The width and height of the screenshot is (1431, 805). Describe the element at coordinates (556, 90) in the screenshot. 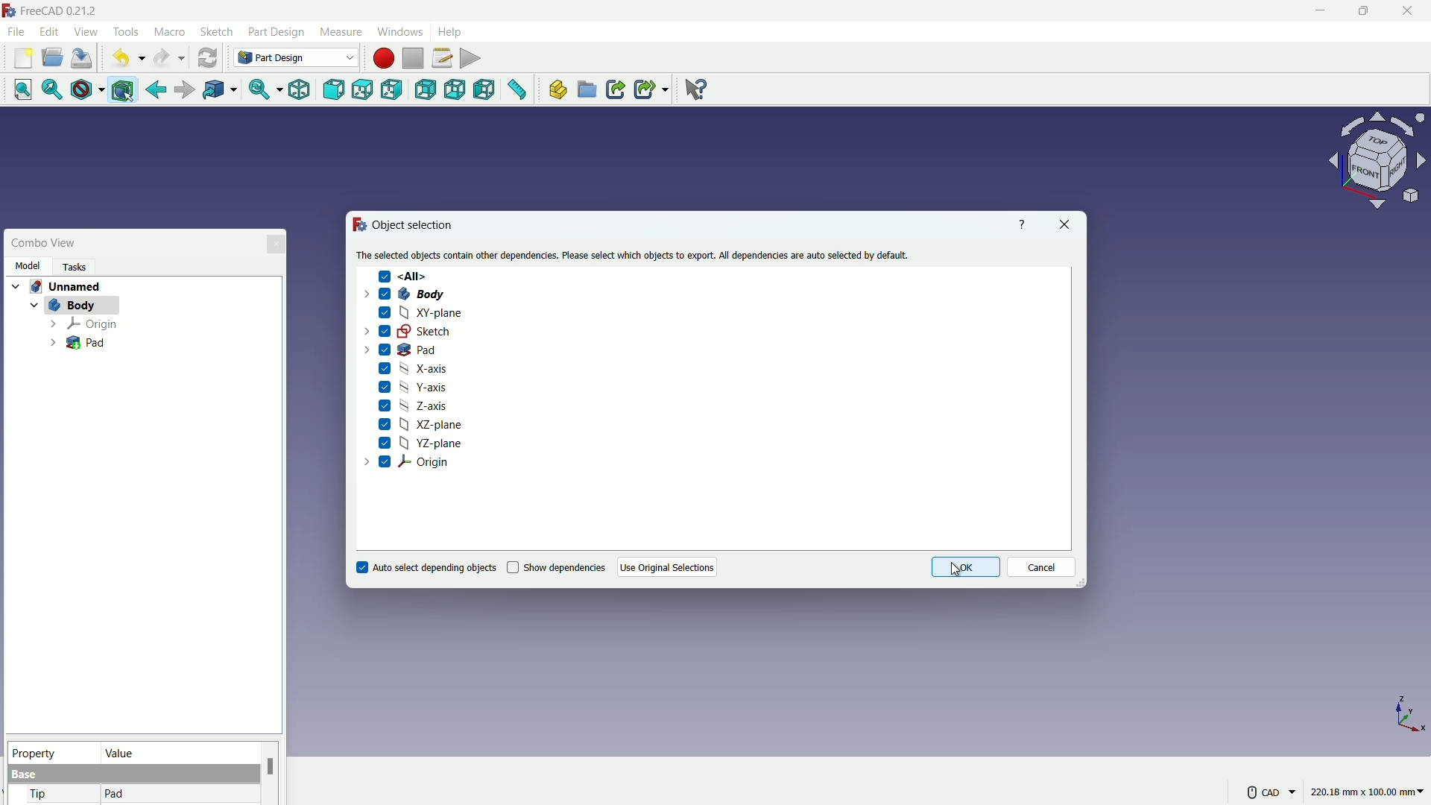

I see `create part` at that location.